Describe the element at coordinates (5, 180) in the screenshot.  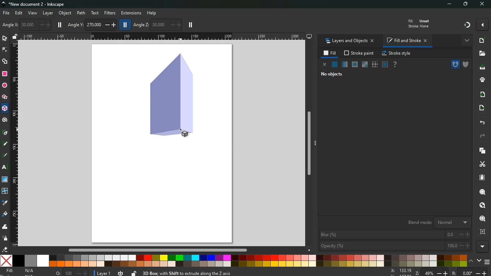
I see `window` at that location.